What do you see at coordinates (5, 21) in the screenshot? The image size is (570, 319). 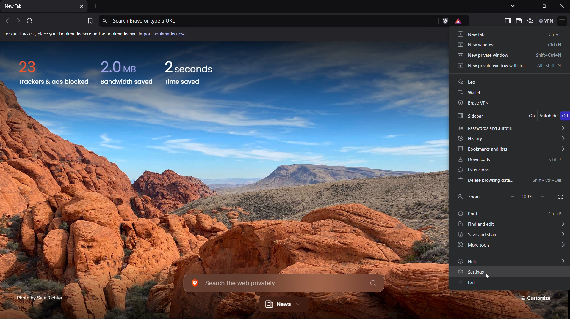 I see `Previous Tab` at bounding box center [5, 21].